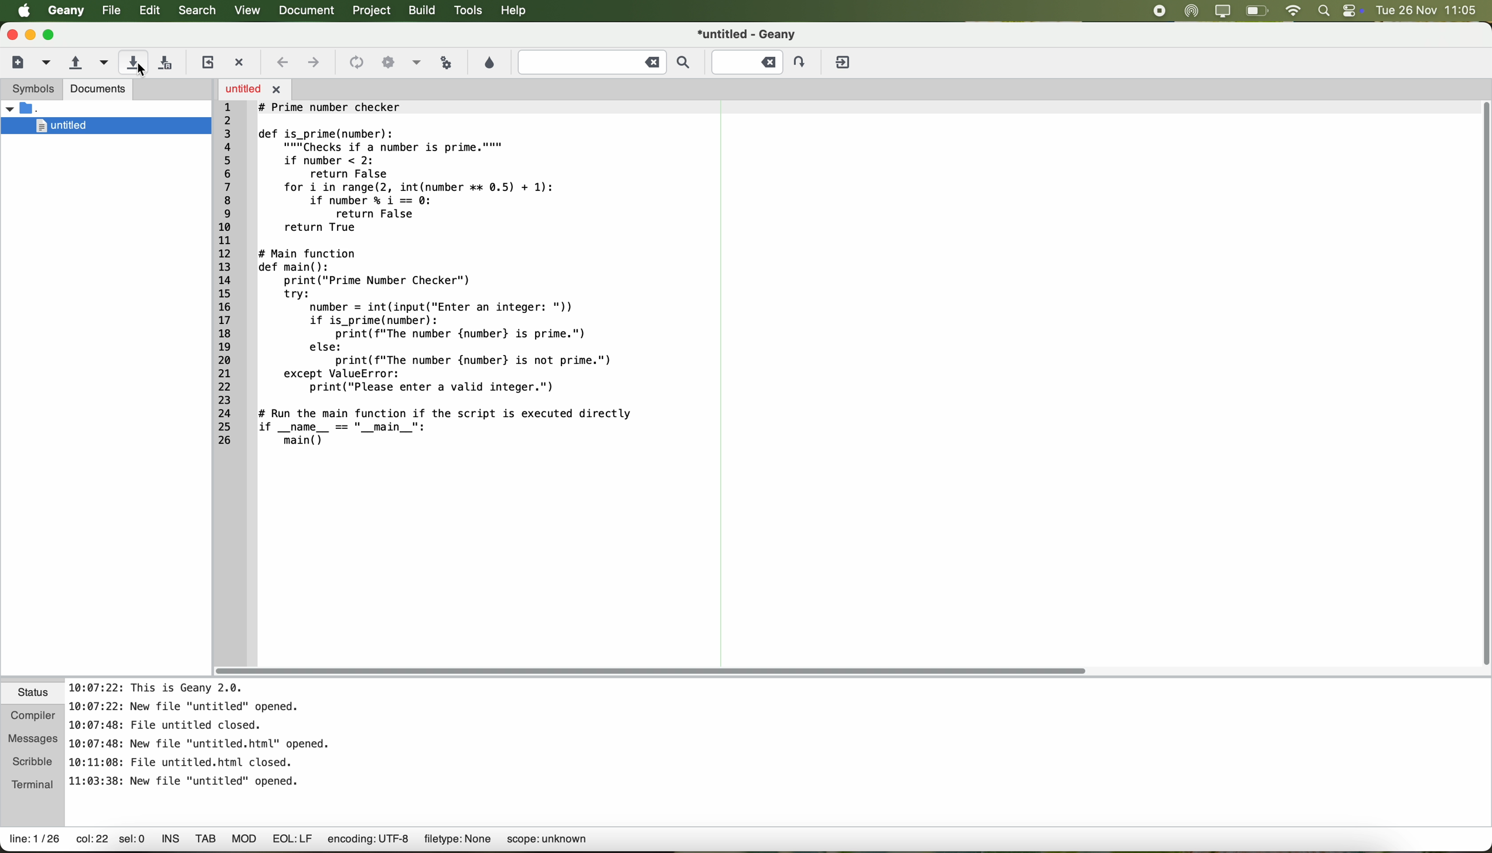 The width and height of the screenshot is (1492, 853). What do you see at coordinates (241, 60) in the screenshot?
I see `close the current file` at bounding box center [241, 60].